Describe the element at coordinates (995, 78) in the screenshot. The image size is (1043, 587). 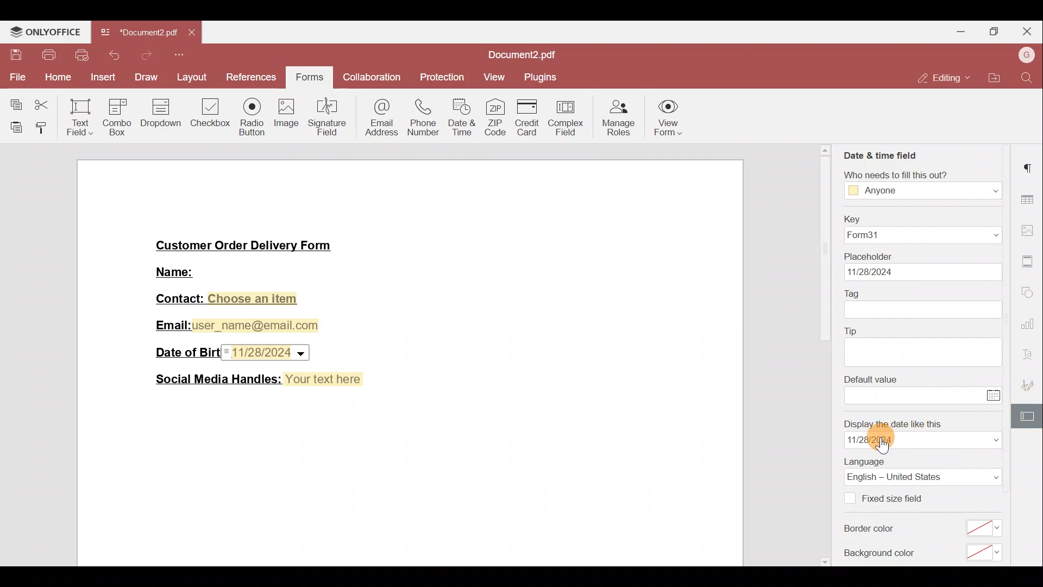
I see `Open file location` at that location.